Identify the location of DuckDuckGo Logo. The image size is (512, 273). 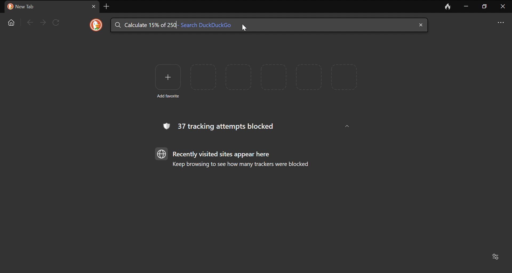
(96, 25).